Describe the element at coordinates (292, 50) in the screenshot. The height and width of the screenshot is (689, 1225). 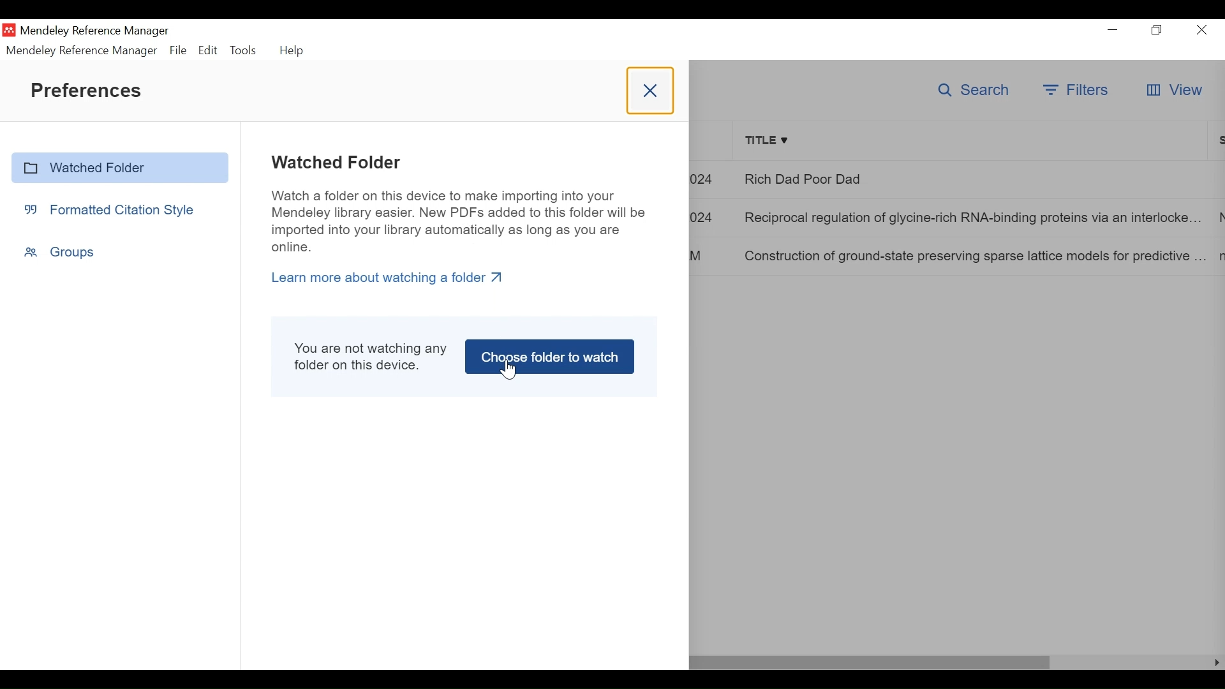
I see `Help` at that location.